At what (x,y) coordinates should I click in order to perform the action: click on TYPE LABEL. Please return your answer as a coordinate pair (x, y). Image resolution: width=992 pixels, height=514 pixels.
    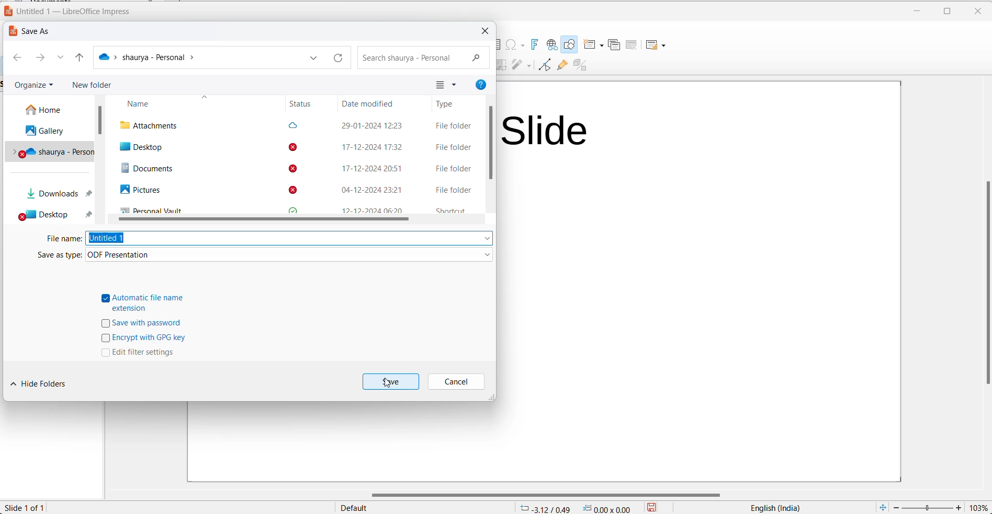
    Looking at the image, I should click on (448, 104).